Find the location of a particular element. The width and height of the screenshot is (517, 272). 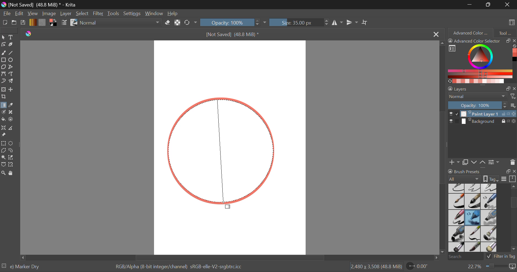

Paint Layer 1 is located at coordinates (483, 113).